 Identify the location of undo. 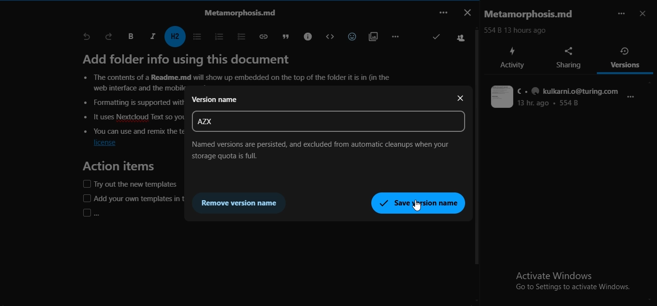
(87, 37).